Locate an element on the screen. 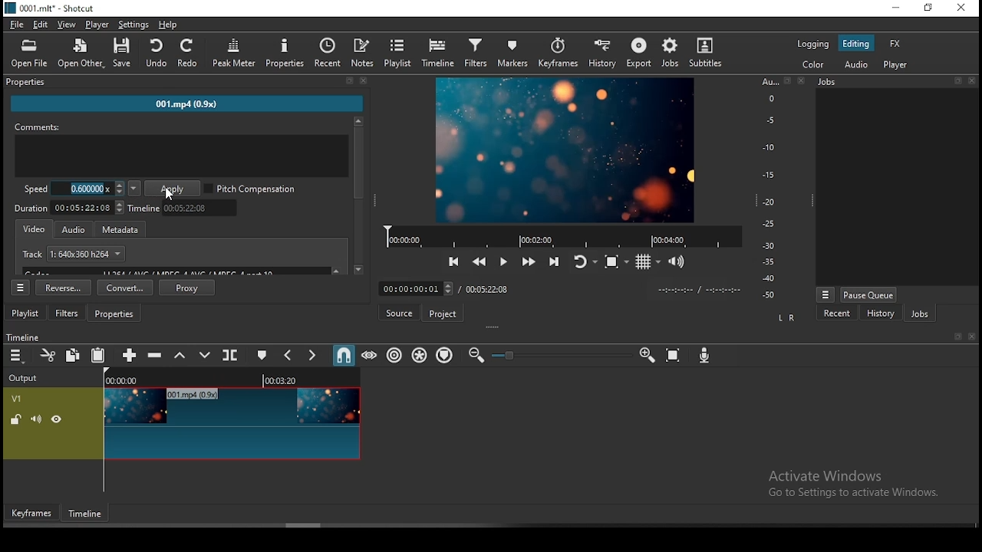 Image resolution: width=982 pixels, height=552 pixels. subtitles is located at coordinates (705, 52).